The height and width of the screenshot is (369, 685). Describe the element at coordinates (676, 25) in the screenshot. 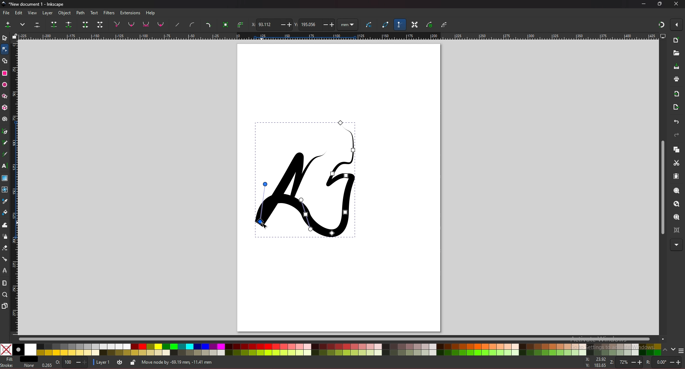

I see `enable snapping` at that location.